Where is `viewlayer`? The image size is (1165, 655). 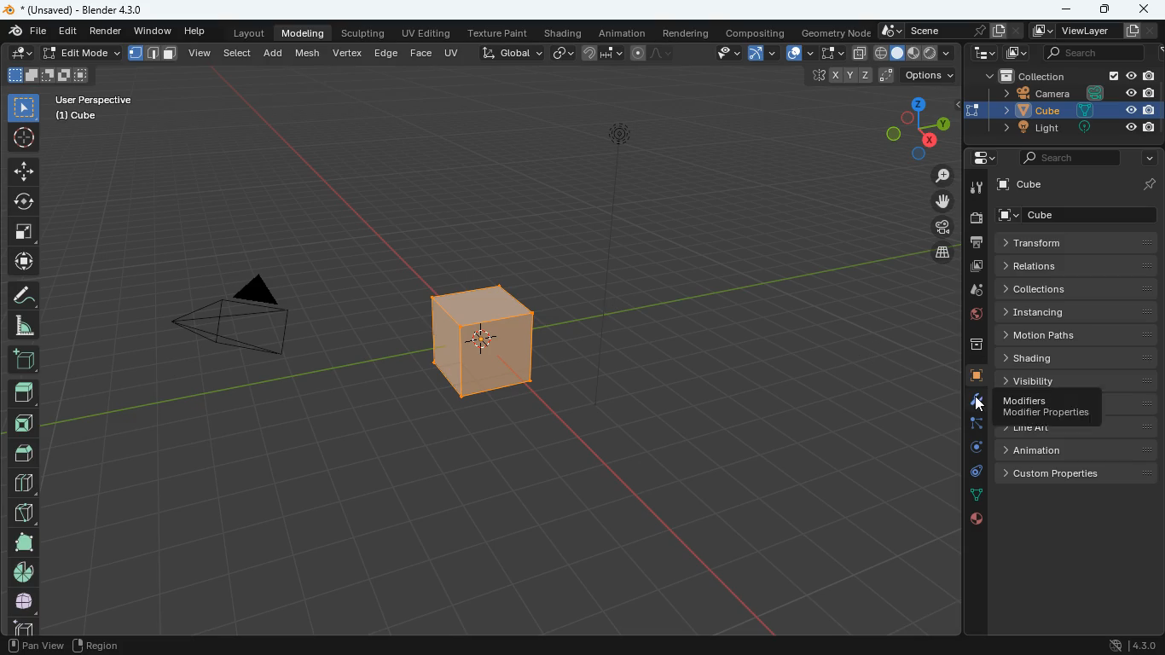
viewlayer is located at coordinates (1094, 32).